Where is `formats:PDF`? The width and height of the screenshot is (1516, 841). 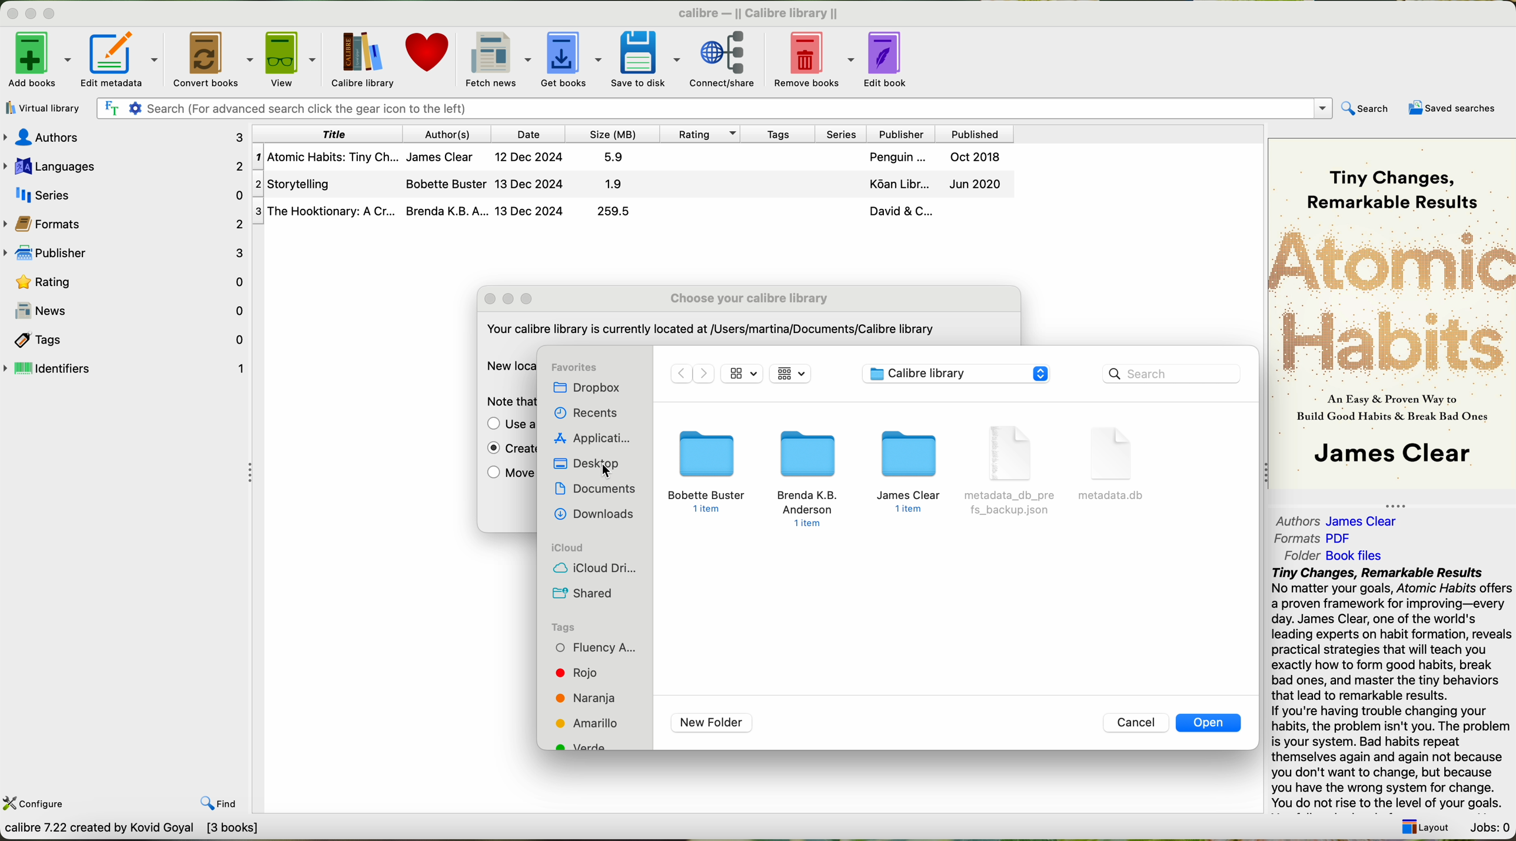
formats:PDF is located at coordinates (1317, 538).